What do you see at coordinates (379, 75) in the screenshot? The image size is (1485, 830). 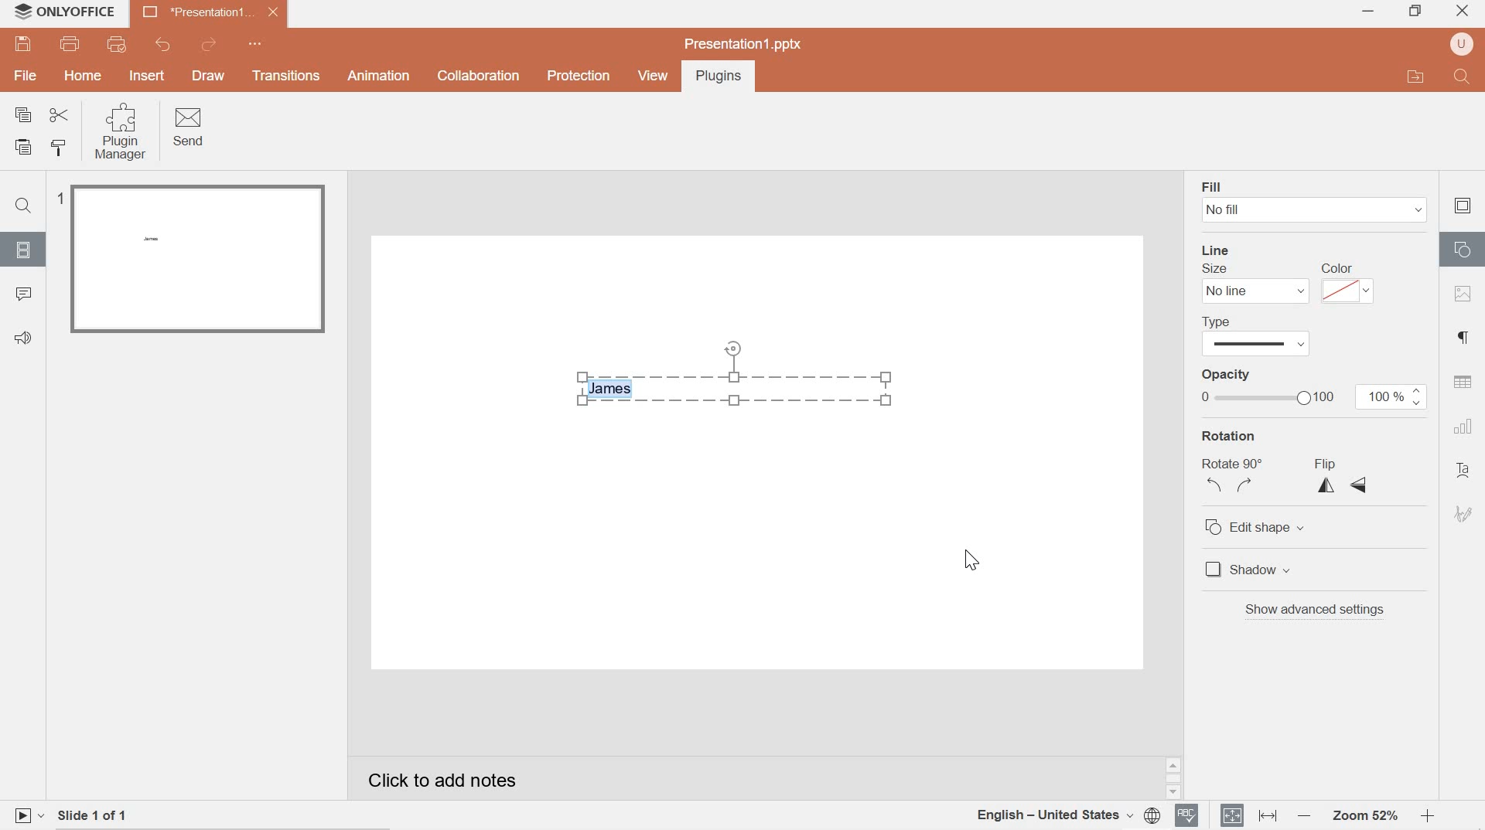 I see `Animation` at bounding box center [379, 75].